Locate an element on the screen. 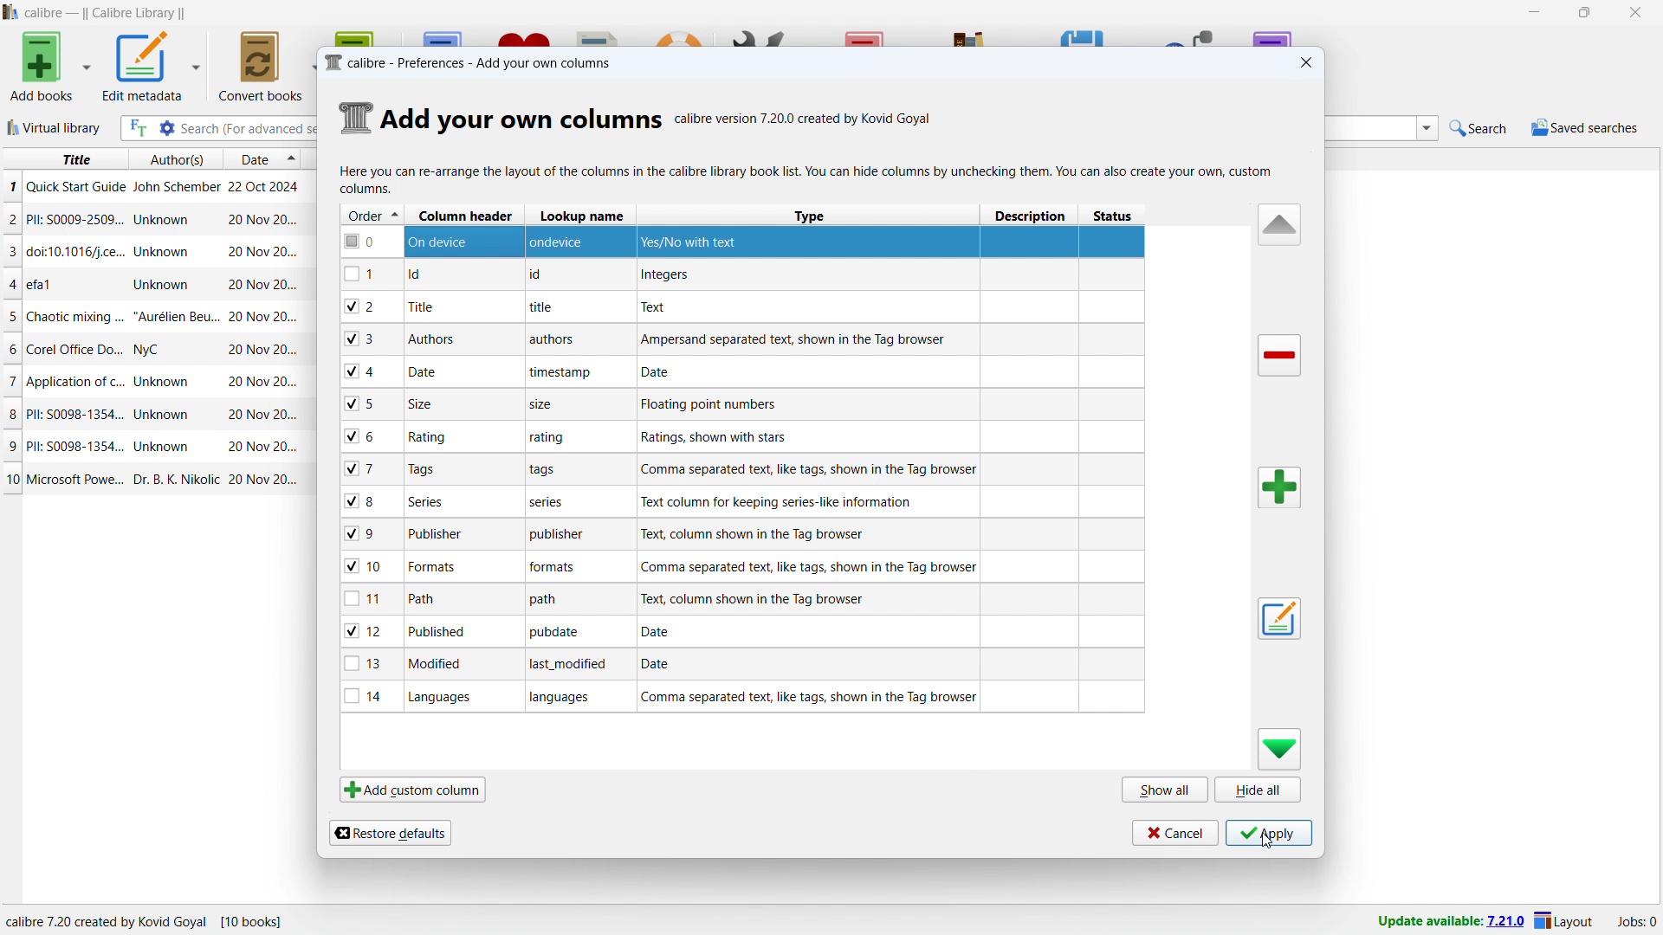  enter search string is located at coordinates (246, 129).